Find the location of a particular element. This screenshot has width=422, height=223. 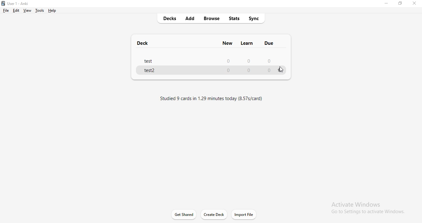

learn is located at coordinates (248, 44).